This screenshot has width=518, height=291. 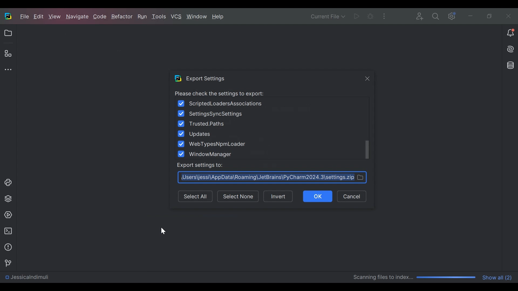 What do you see at coordinates (498, 277) in the screenshot?
I see `Show all` at bounding box center [498, 277].